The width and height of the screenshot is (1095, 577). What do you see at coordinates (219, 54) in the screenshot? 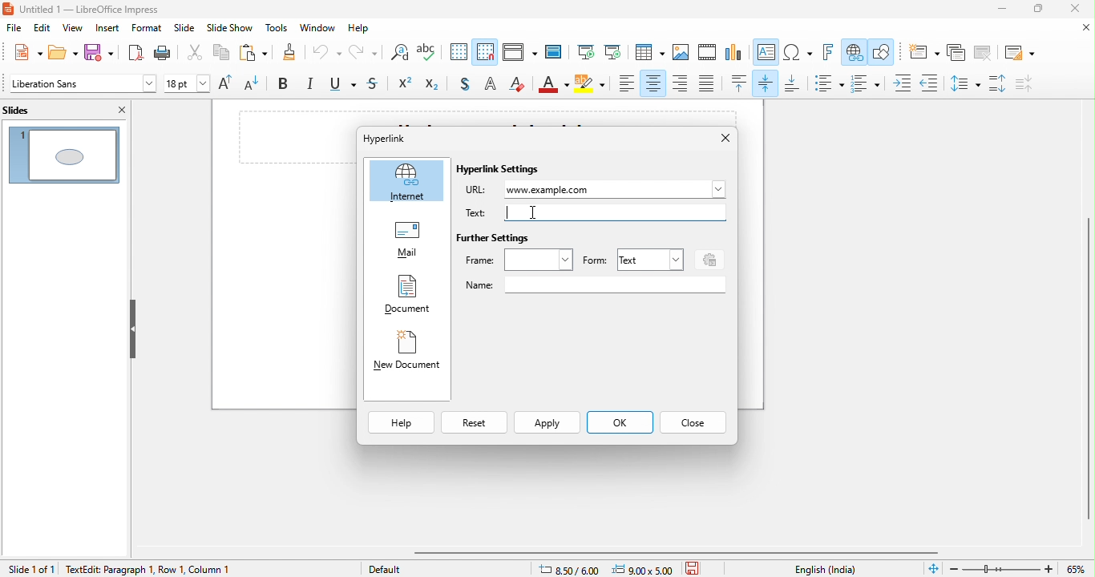
I see `copy` at bounding box center [219, 54].